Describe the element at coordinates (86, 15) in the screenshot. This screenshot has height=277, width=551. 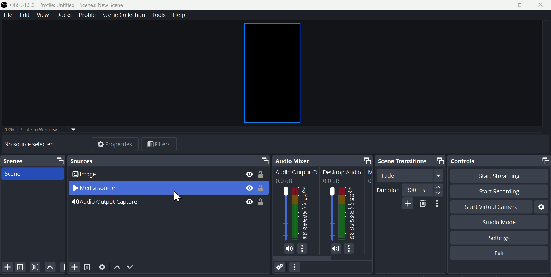
I see `Profile` at that location.